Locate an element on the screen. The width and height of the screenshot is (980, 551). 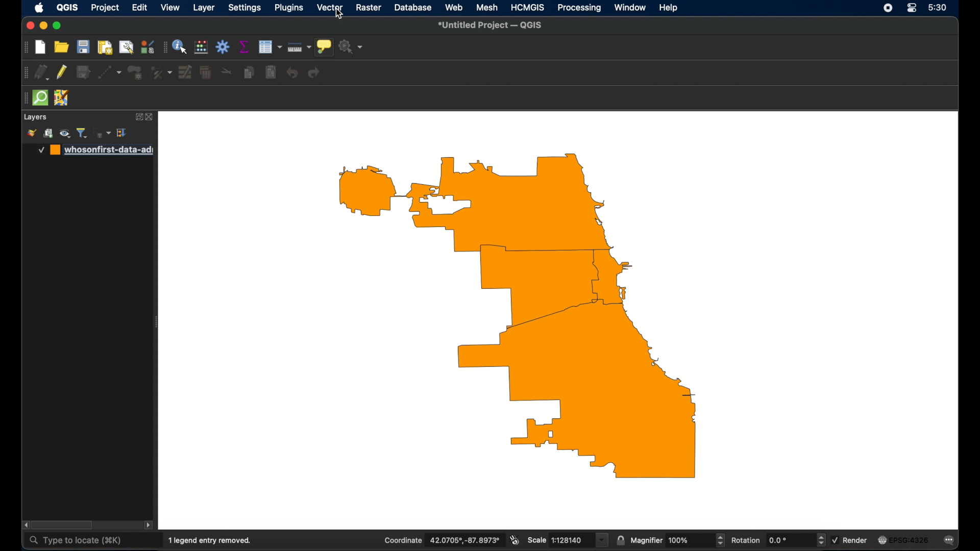
lock scale is located at coordinates (620, 540).